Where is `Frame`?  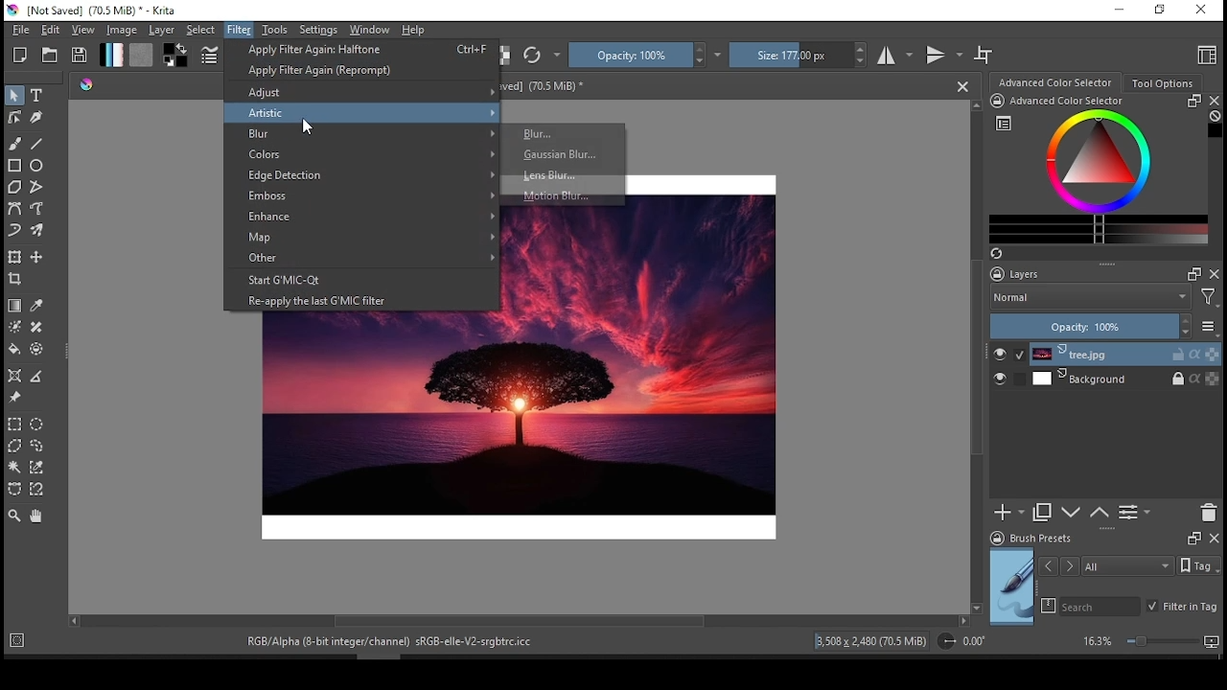
Frame is located at coordinates (1191, 275).